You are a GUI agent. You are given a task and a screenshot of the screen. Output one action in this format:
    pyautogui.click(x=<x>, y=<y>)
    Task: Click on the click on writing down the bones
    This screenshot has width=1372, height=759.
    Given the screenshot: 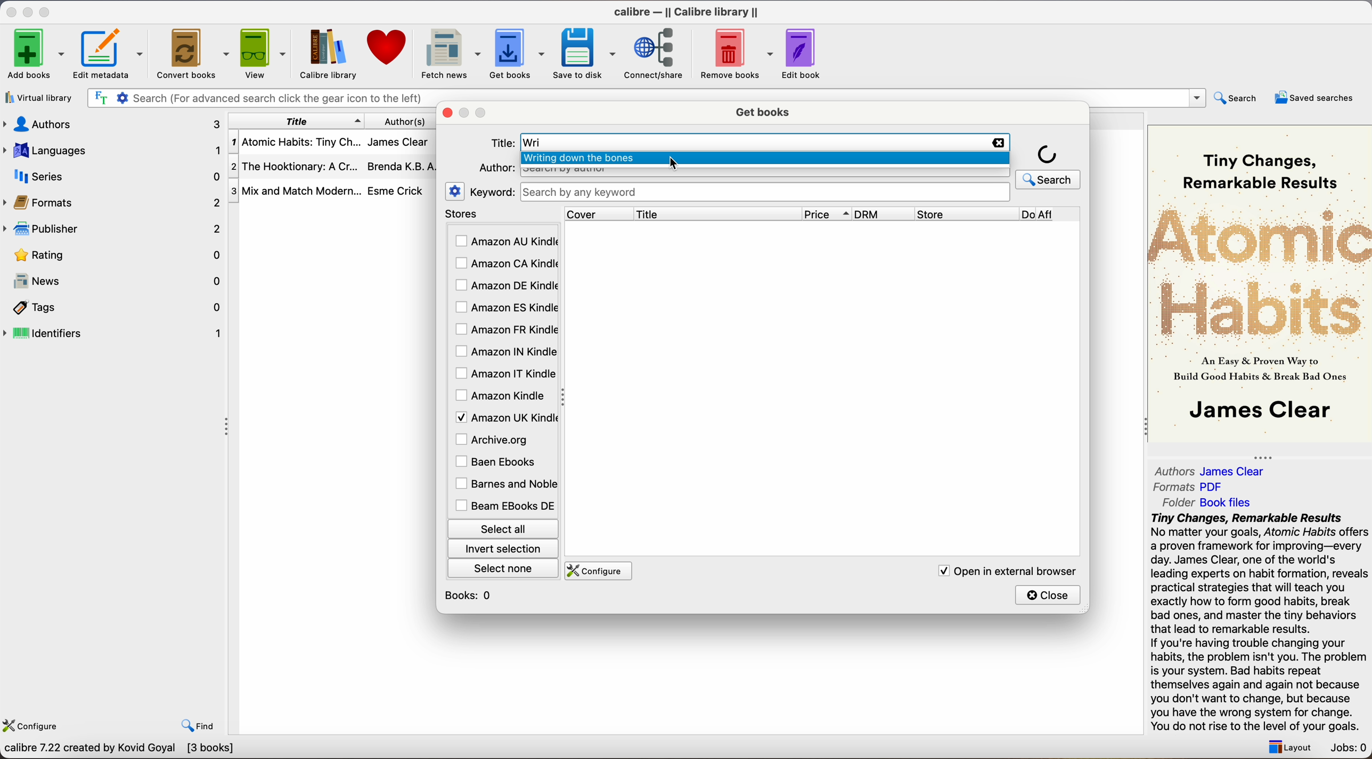 What is the action you would take?
    pyautogui.click(x=766, y=160)
    